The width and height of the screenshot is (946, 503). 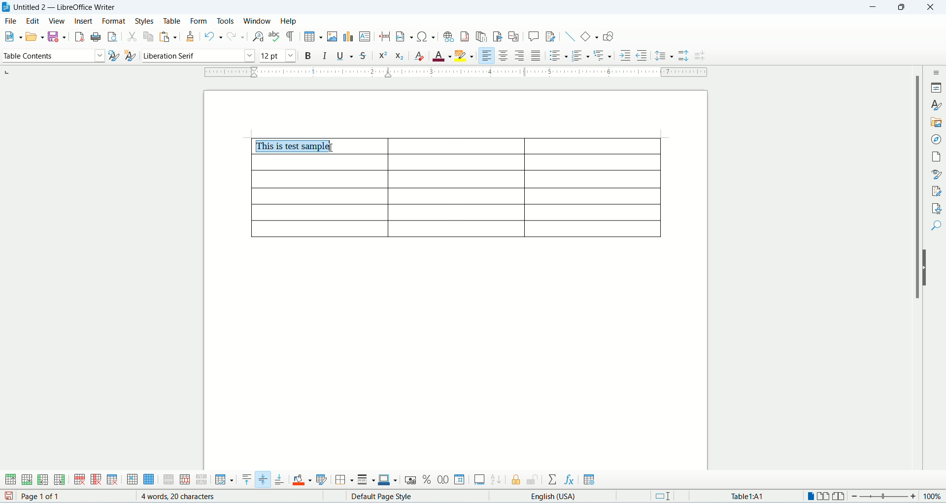 What do you see at coordinates (258, 36) in the screenshot?
I see `find and replace` at bounding box center [258, 36].